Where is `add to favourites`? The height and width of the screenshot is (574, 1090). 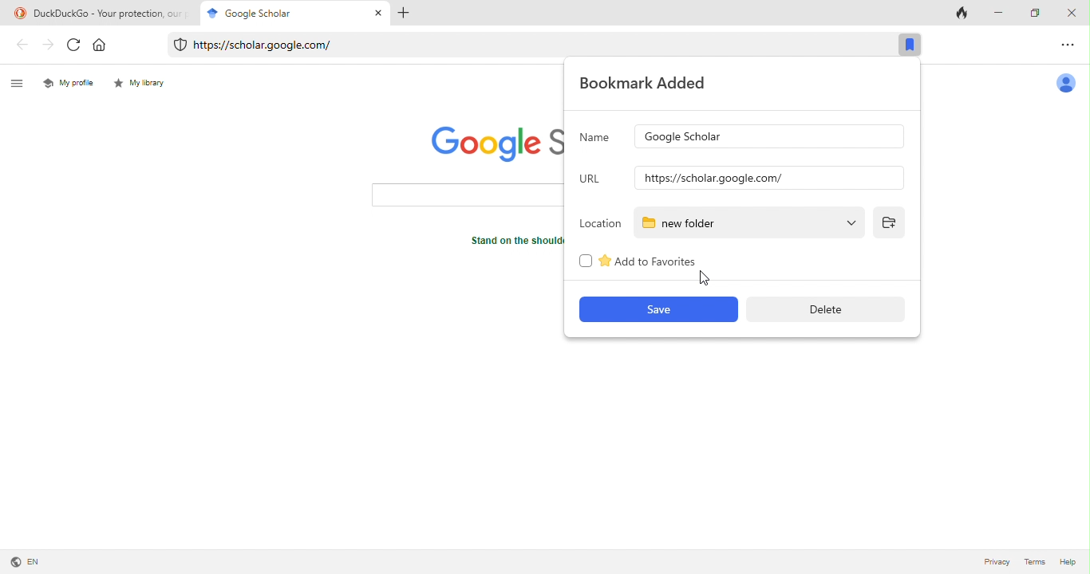 add to favourites is located at coordinates (642, 261).